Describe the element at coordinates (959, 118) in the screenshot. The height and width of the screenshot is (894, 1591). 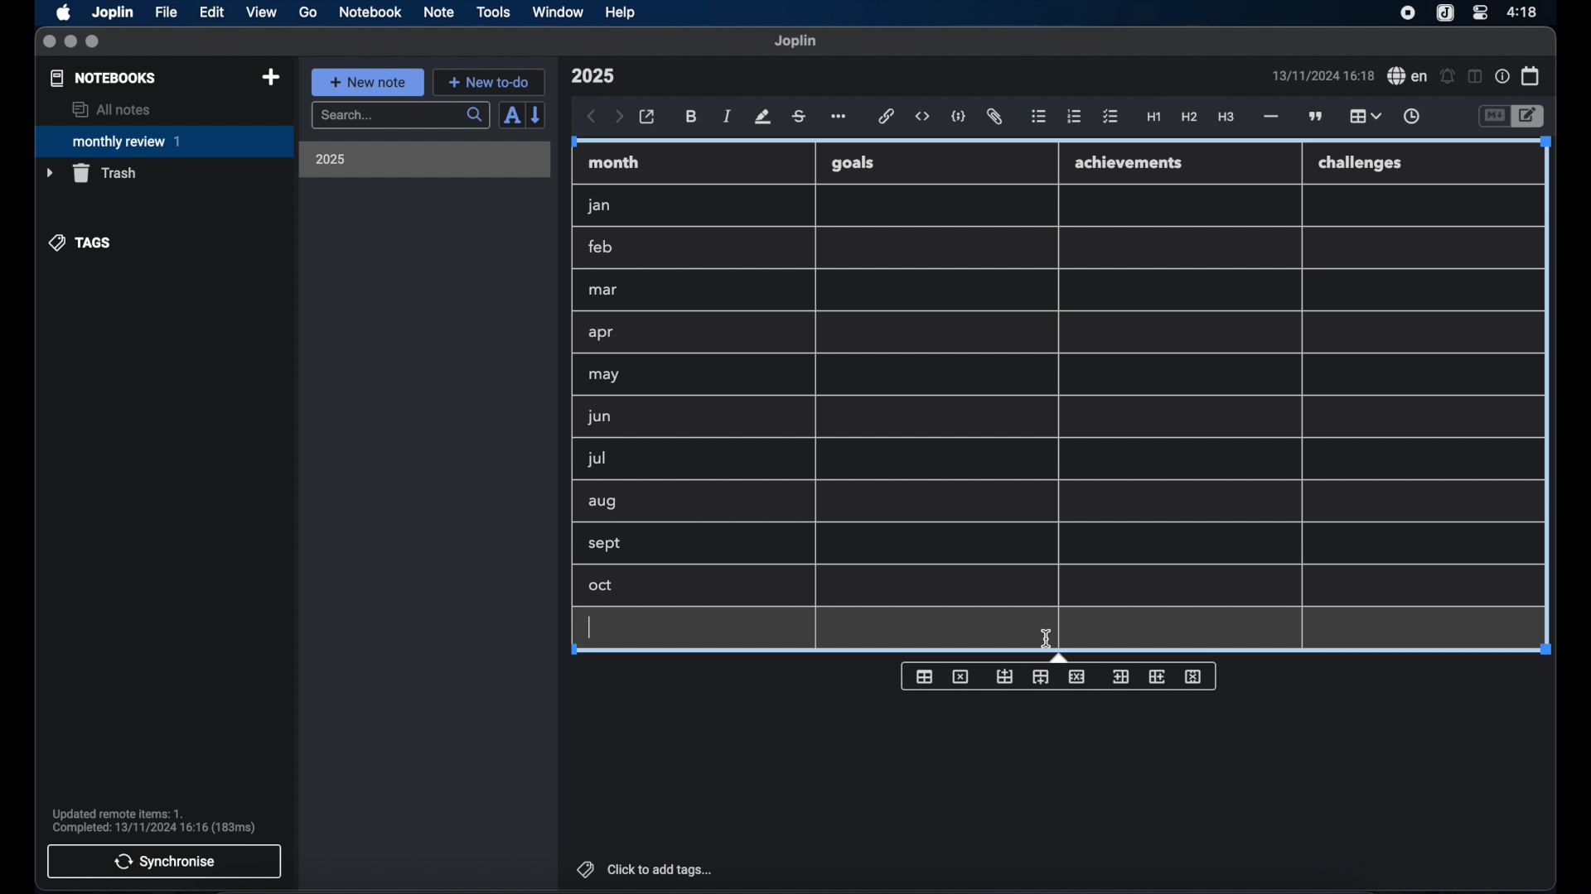
I see `code` at that location.